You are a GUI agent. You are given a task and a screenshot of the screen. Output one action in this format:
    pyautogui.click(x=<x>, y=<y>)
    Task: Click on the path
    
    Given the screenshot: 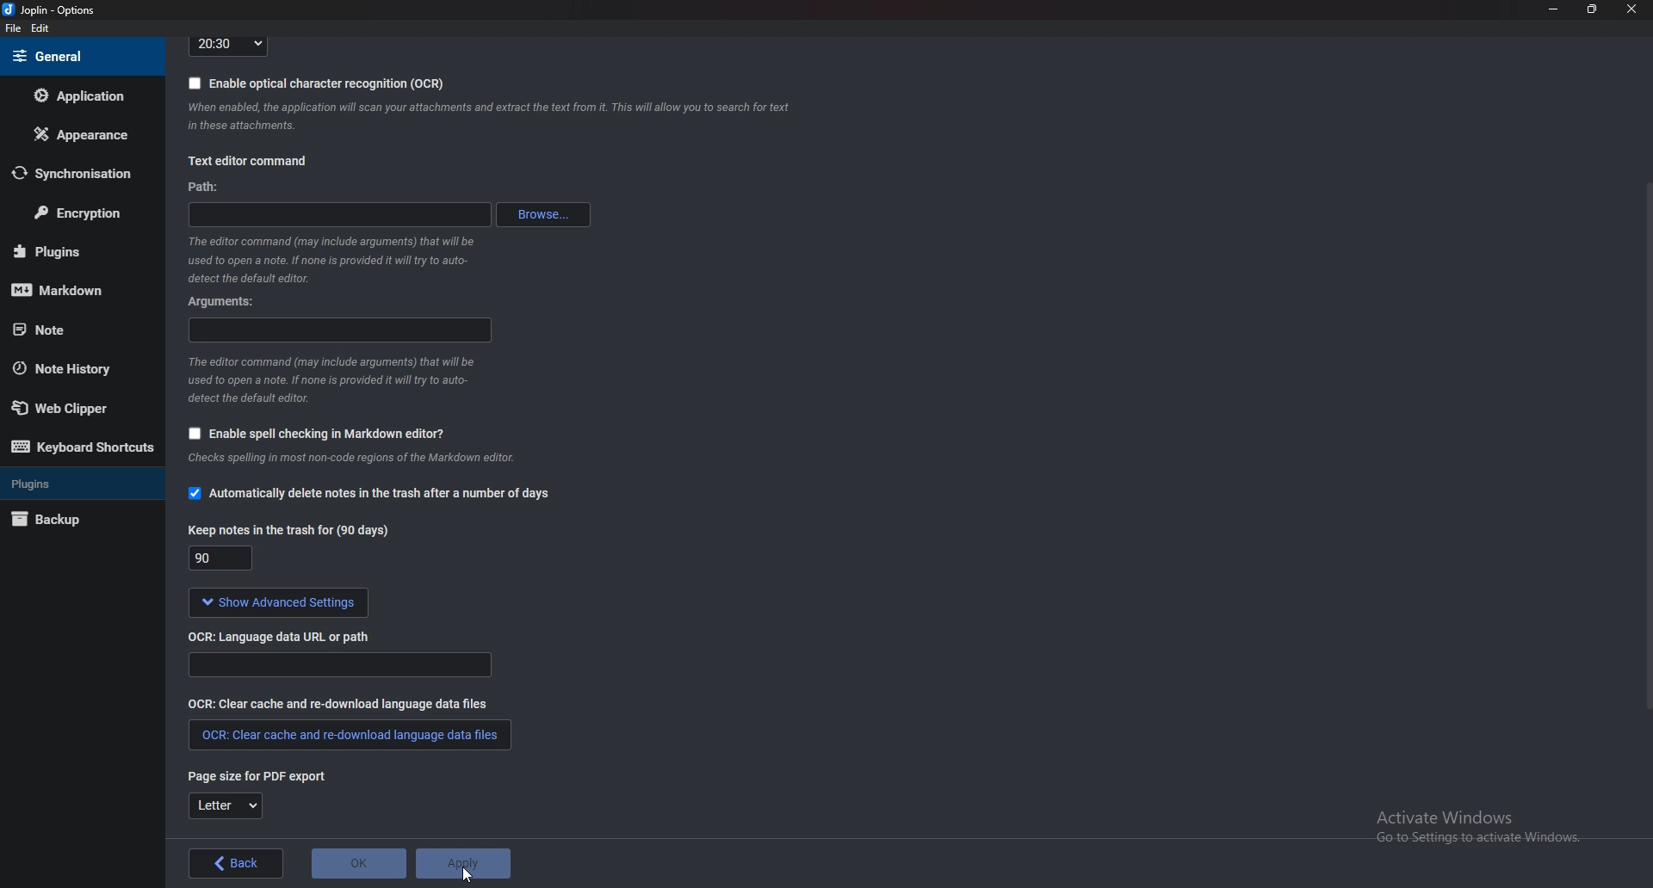 What is the action you would take?
    pyautogui.click(x=346, y=213)
    